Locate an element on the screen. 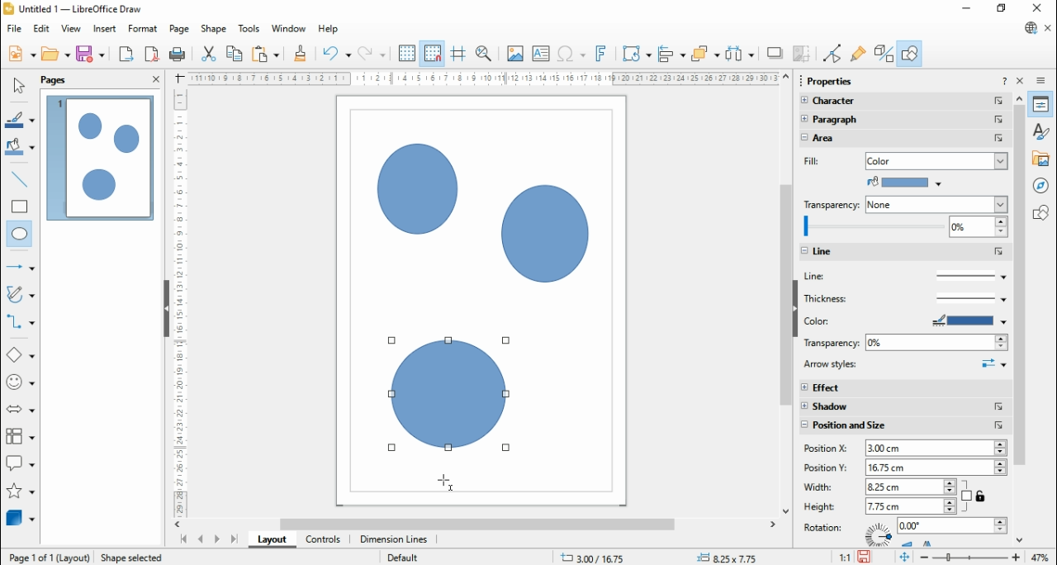  help about this sidebar deck is located at coordinates (1004, 80).